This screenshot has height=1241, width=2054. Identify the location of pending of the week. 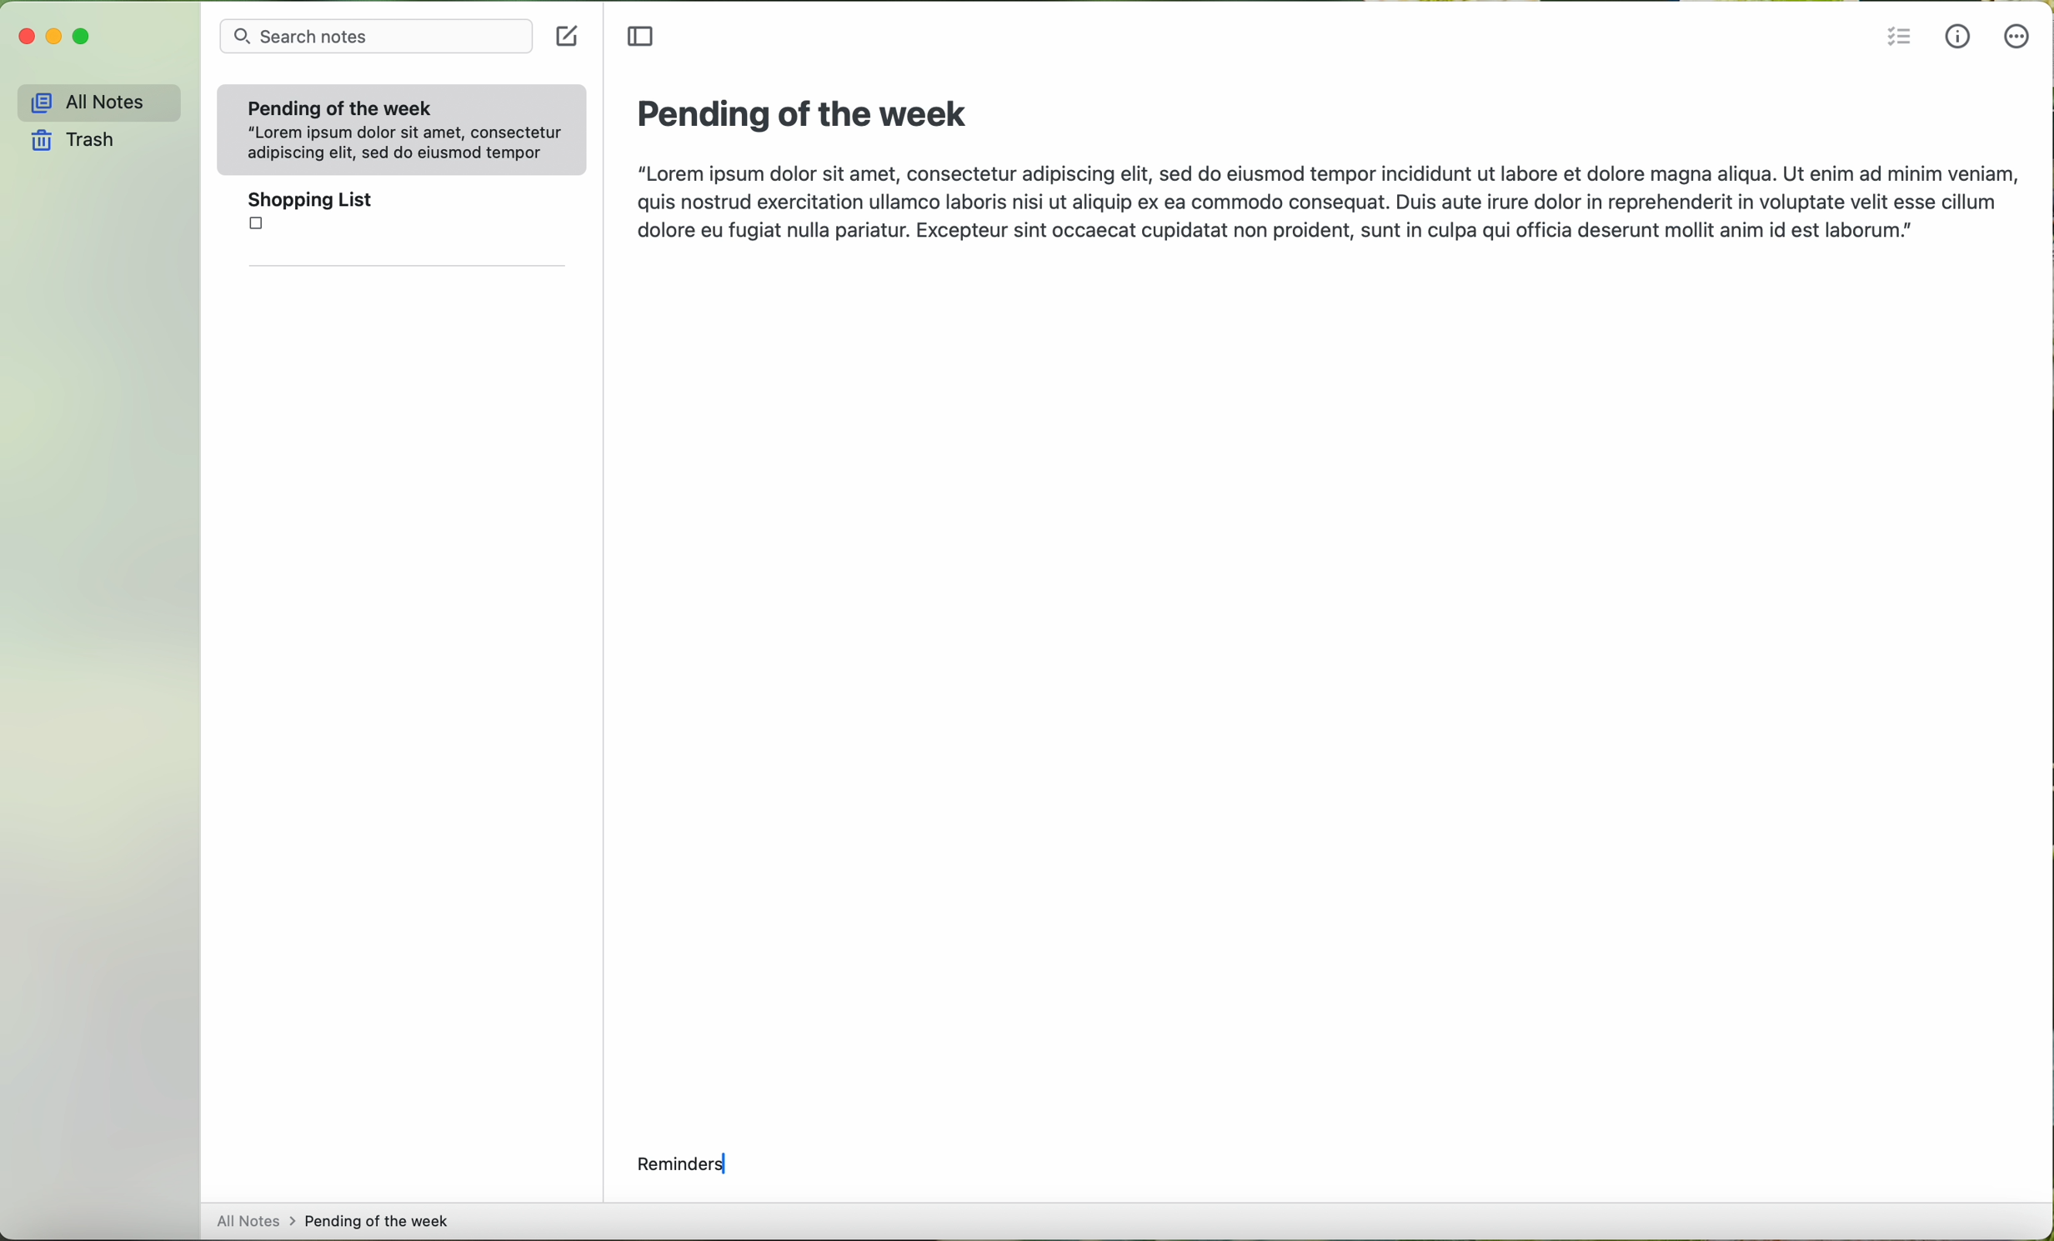
(801, 115).